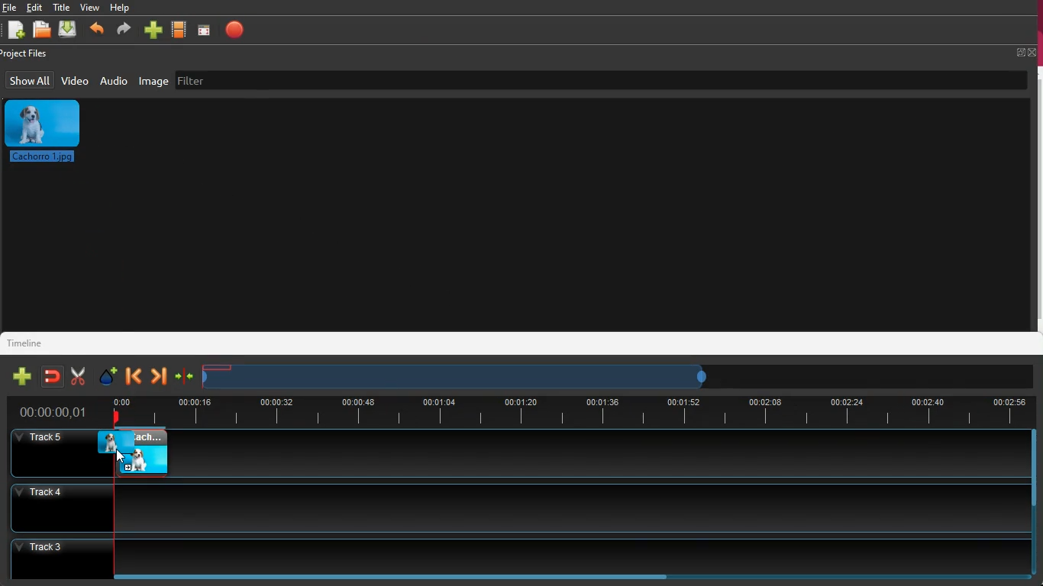 Image resolution: width=1043 pixels, height=586 pixels. What do you see at coordinates (181, 29) in the screenshot?
I see `movie` at bounding box center [181, 29].